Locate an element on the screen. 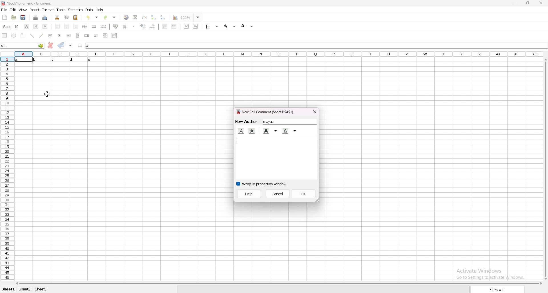 The image size is (548, 293). arrowed line is located at coordinates (42, 35).